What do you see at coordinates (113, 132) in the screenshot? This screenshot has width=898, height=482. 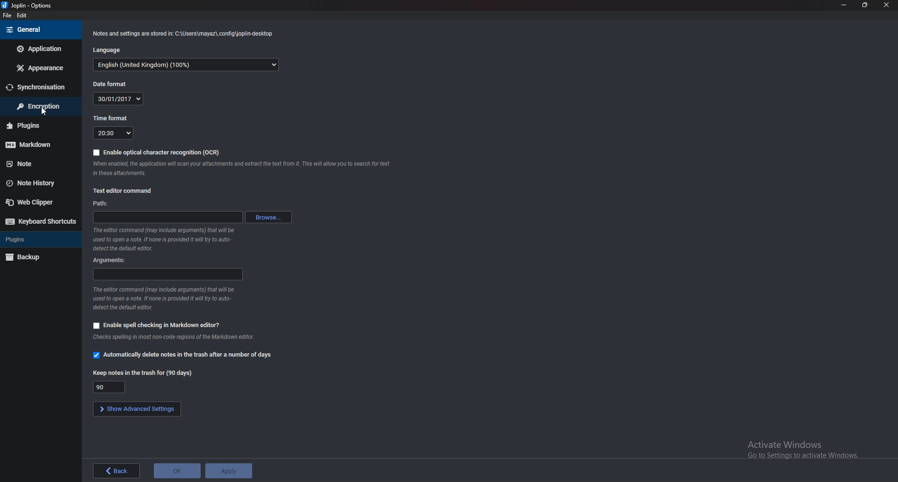 I see `time format` at bounding box center [113, 132].